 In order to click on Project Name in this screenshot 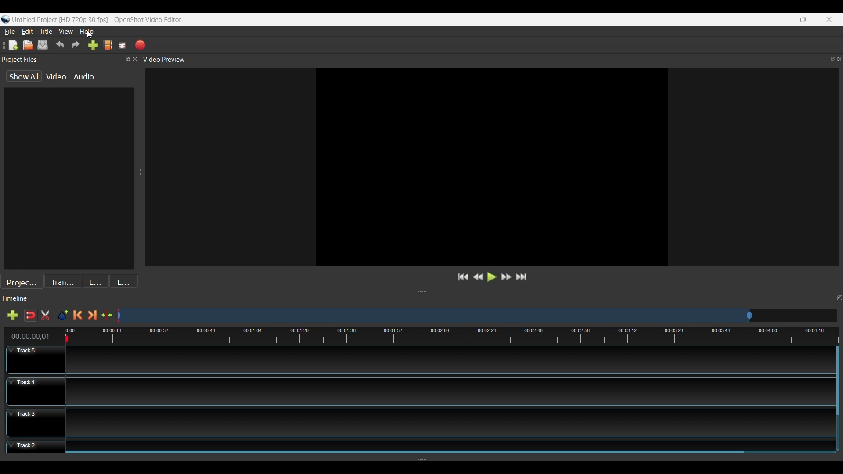, I will do `click(60, 20)`.